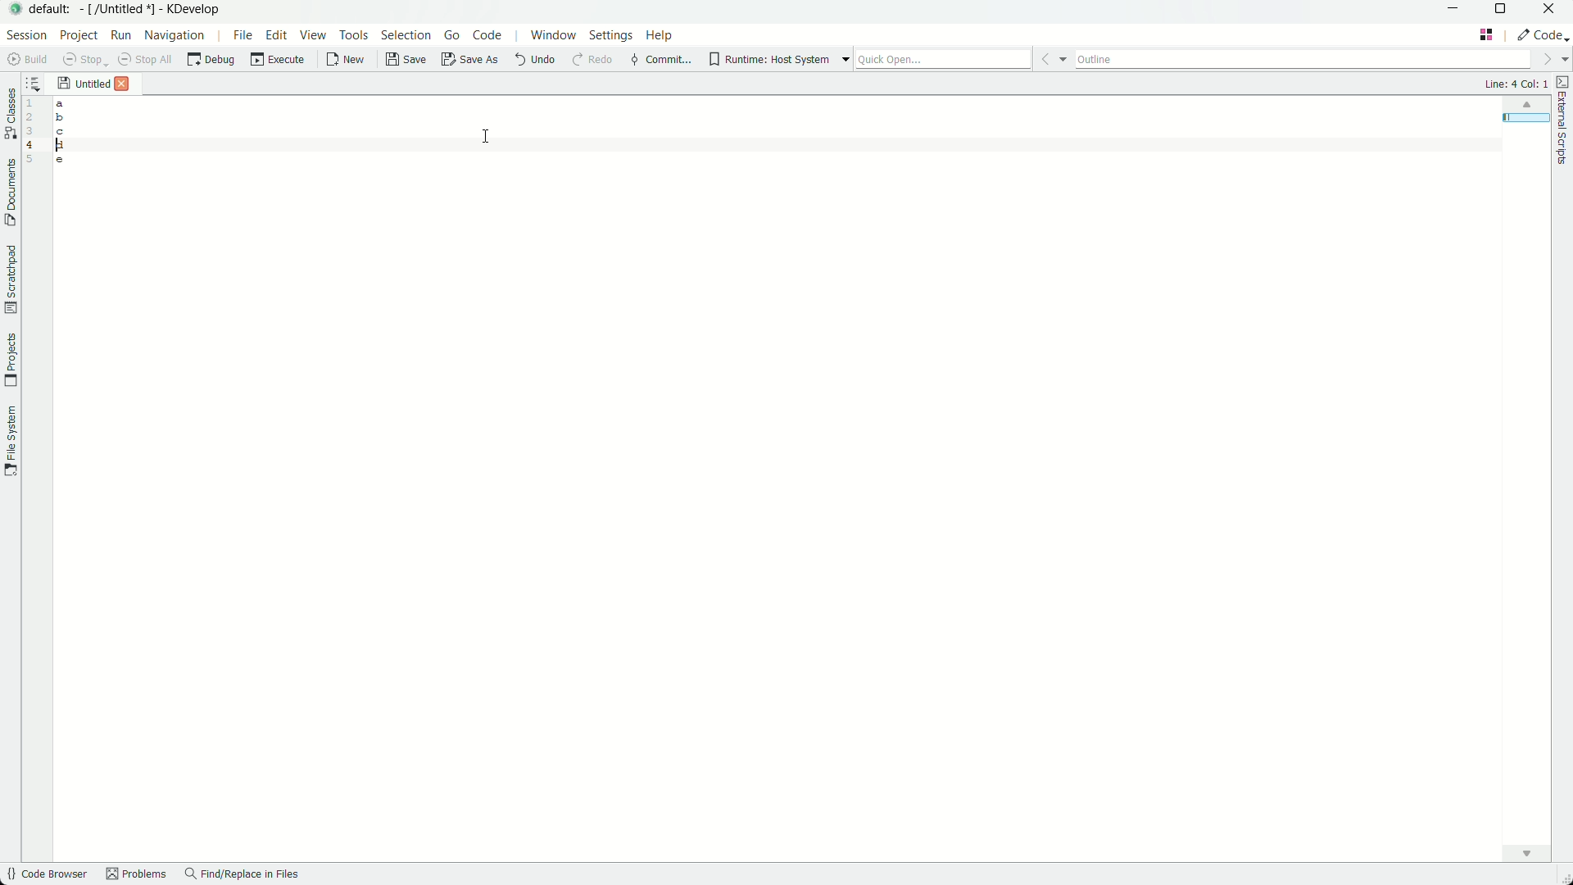  I want to click on app icon, so click(16, 11).